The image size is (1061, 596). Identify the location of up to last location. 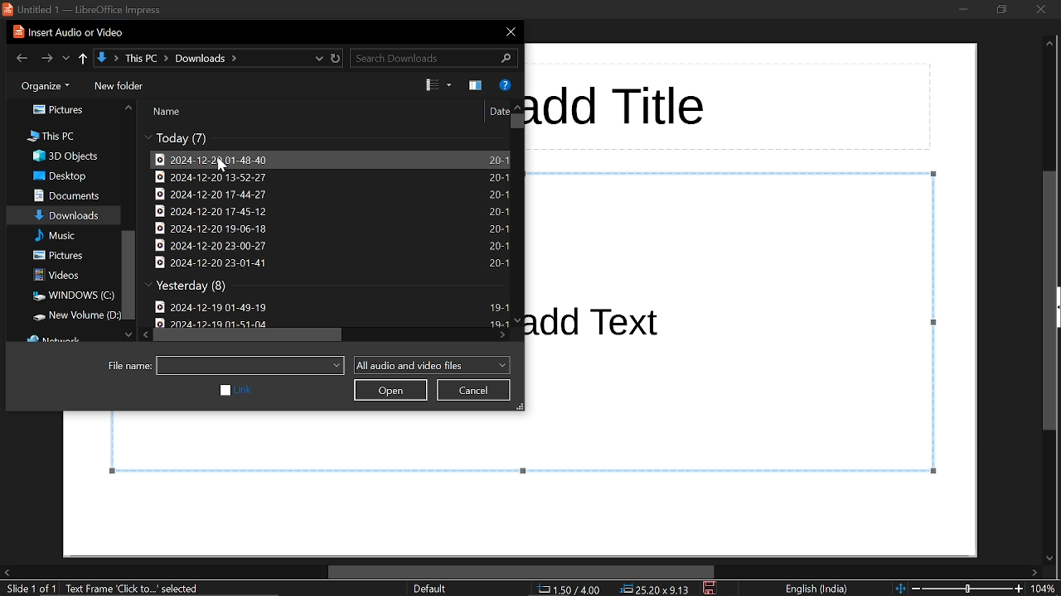
(83, 57).